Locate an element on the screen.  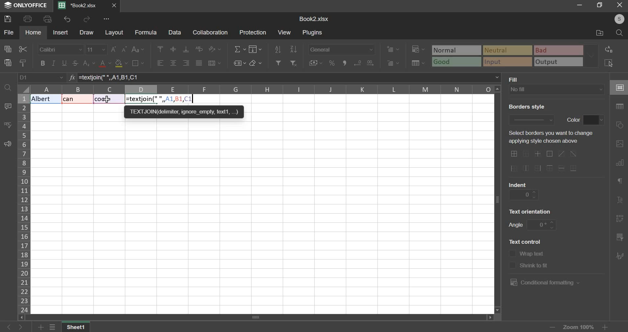
find is located at coordinates (7, 87).